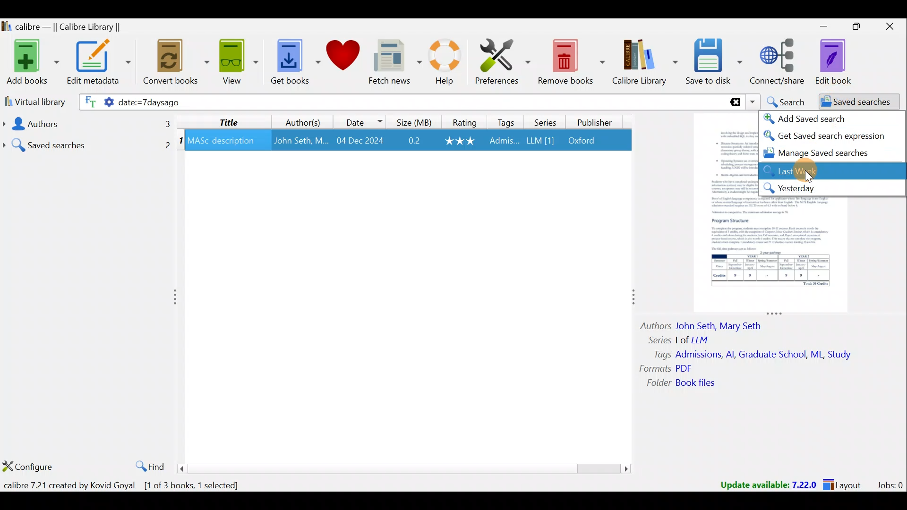 Image resolution: width=907 pixels, height=510 pixels. I want to click on Save to disk, so click(715, 63).